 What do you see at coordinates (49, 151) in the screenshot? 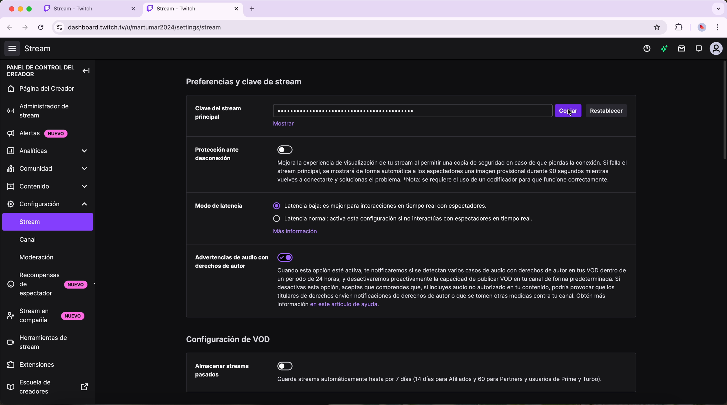
I see `analytics` at bounding box center [49, 151].